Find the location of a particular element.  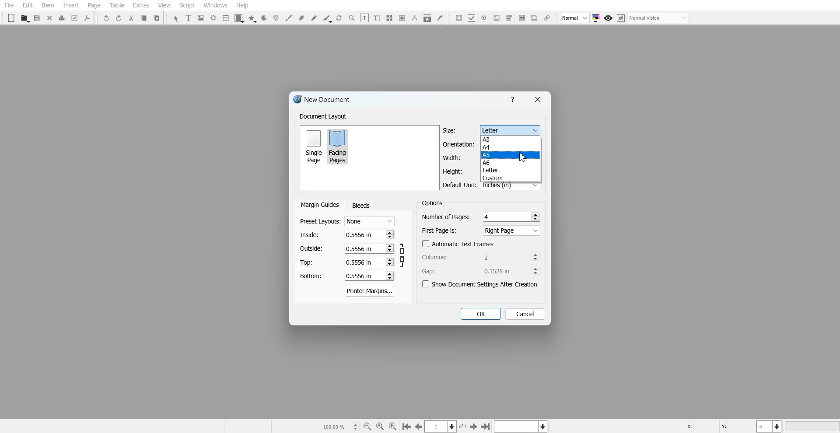

Increase and decrease No.  is located at coordinates (389, 234).